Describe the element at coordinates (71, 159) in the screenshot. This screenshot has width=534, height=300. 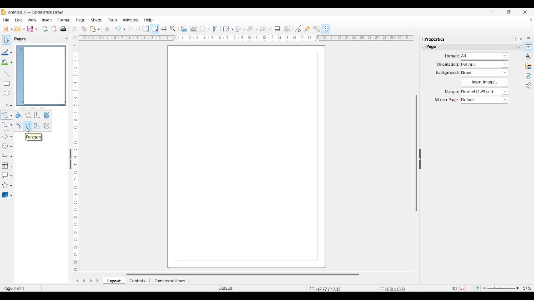
I see `Hide left sidebar` at that location.